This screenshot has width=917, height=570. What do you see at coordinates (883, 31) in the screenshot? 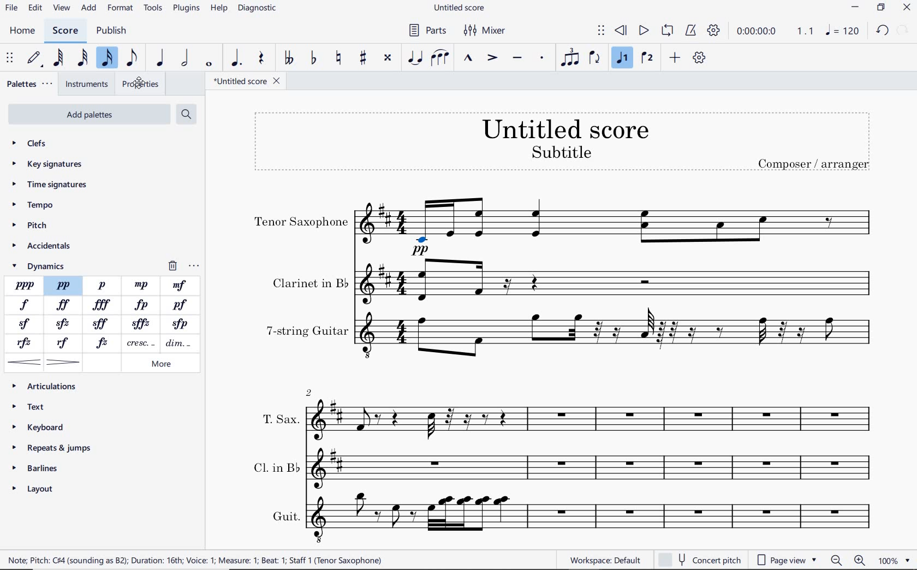
I see `undo` at bounding box center [883, 31].